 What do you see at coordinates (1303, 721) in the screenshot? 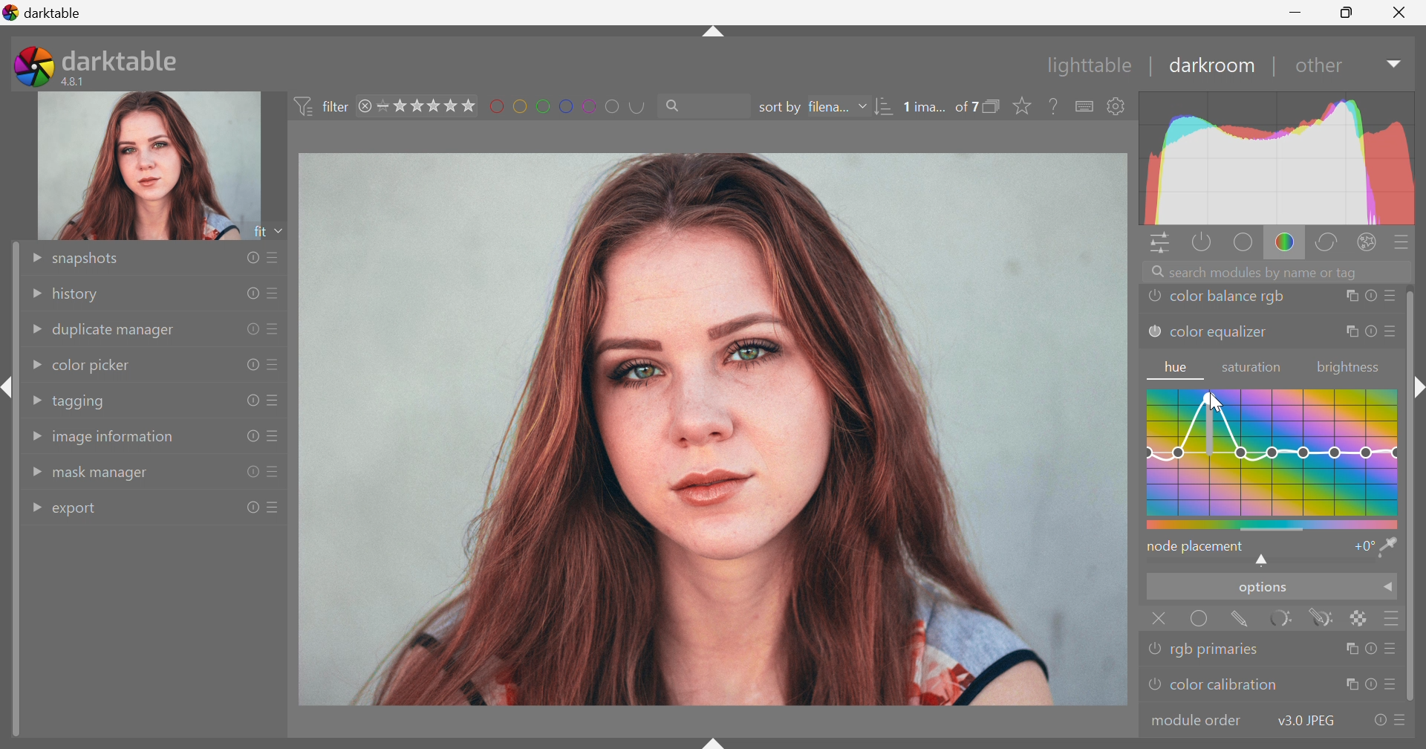
I see `v3.0 JPEG` at bounding box center [1303, 721].